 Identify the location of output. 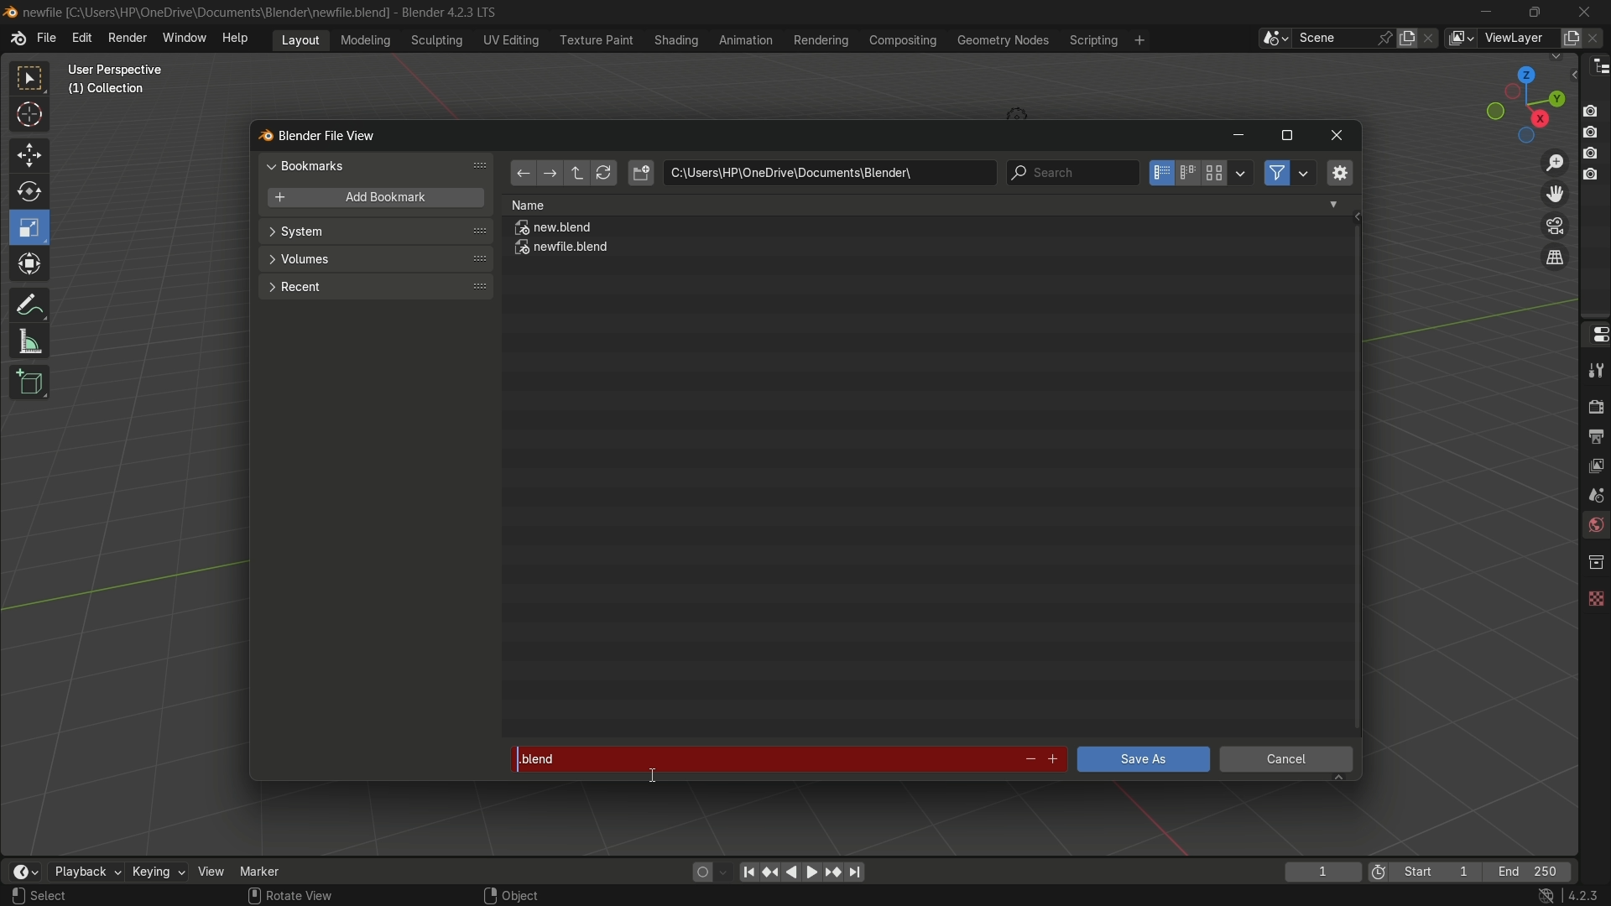
(1595, 435).